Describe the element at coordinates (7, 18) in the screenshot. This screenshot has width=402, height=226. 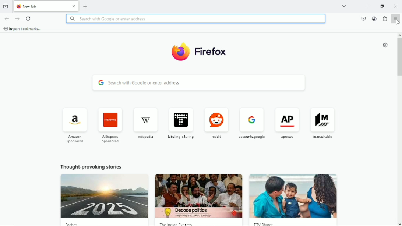
I see `go back` at that location.